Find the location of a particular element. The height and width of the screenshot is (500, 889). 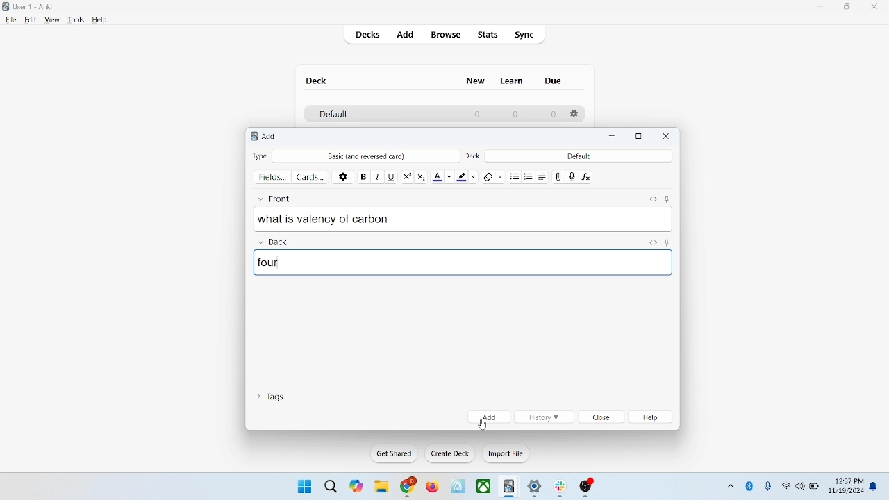

deck is located at coordinates (474, 155).